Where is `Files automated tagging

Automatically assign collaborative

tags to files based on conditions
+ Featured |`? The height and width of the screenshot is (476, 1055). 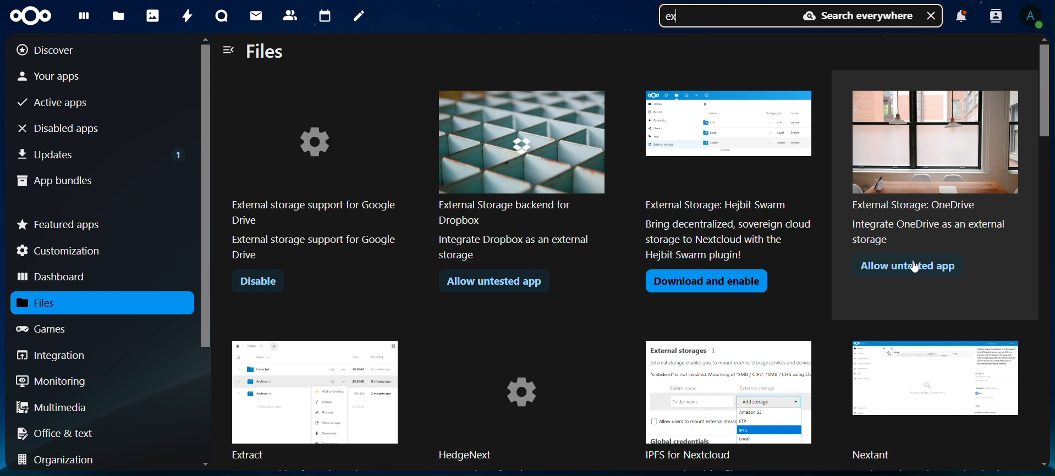 Files automated tagging

Automatically assign collaborative

tags to files based on conditions
+ Featured | is located at coordinates (729, 179).